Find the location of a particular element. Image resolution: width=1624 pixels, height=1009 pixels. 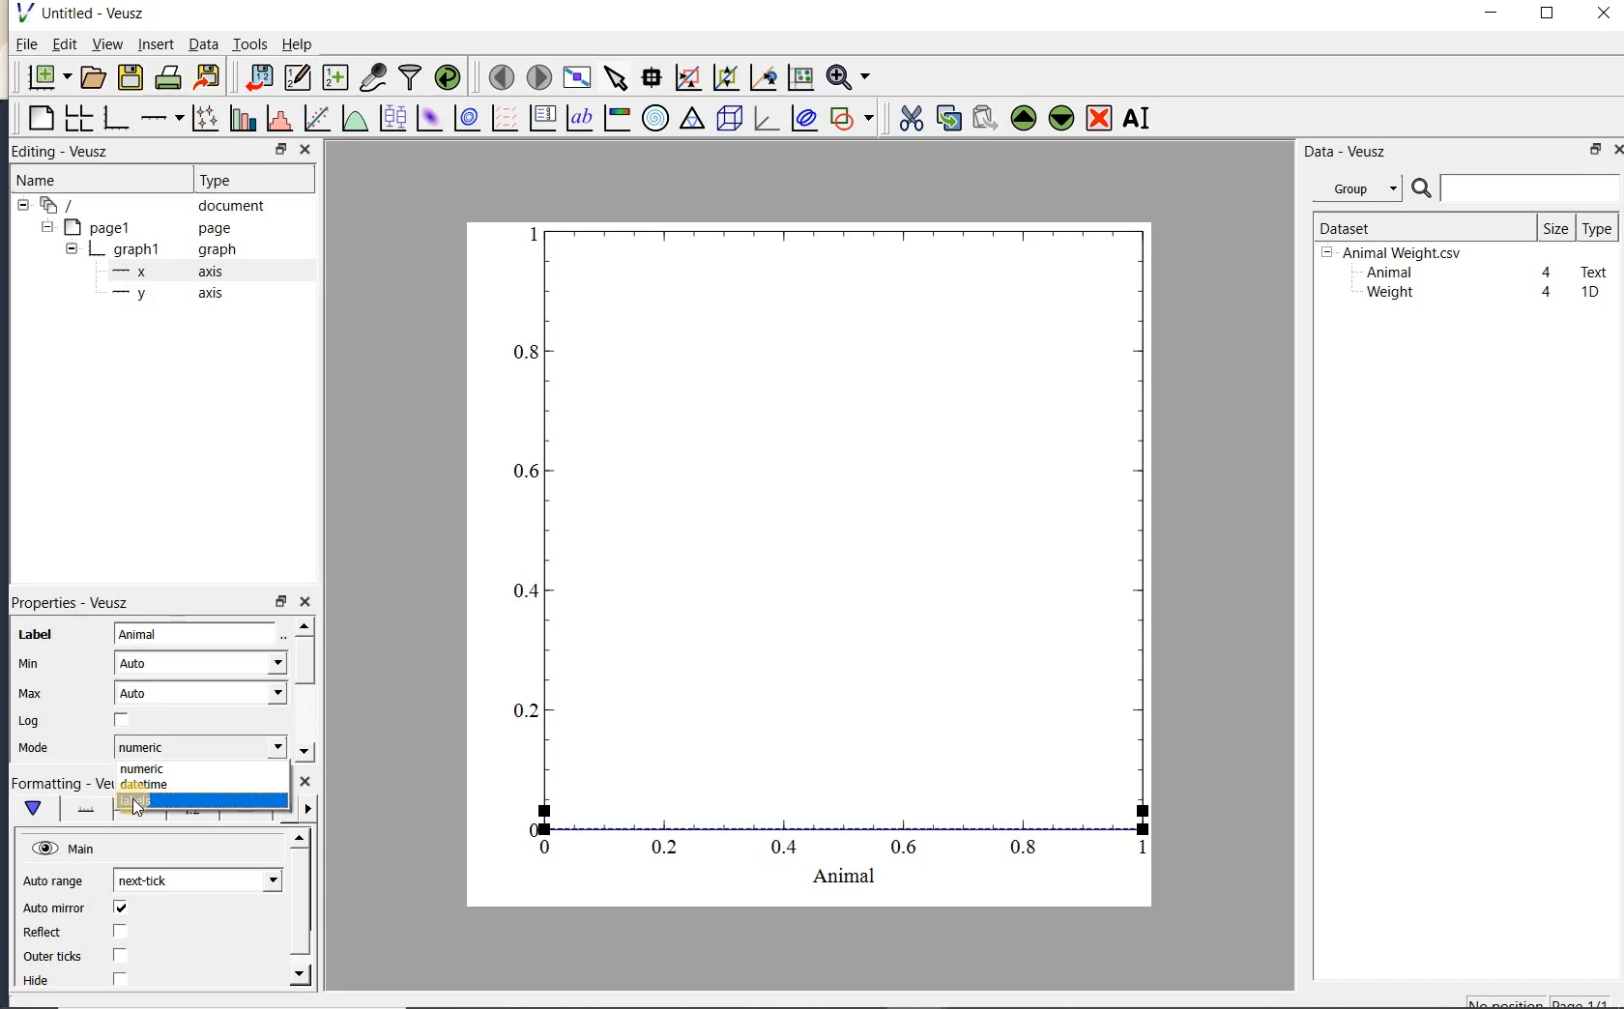

size is located at coordinates (1555, 227).